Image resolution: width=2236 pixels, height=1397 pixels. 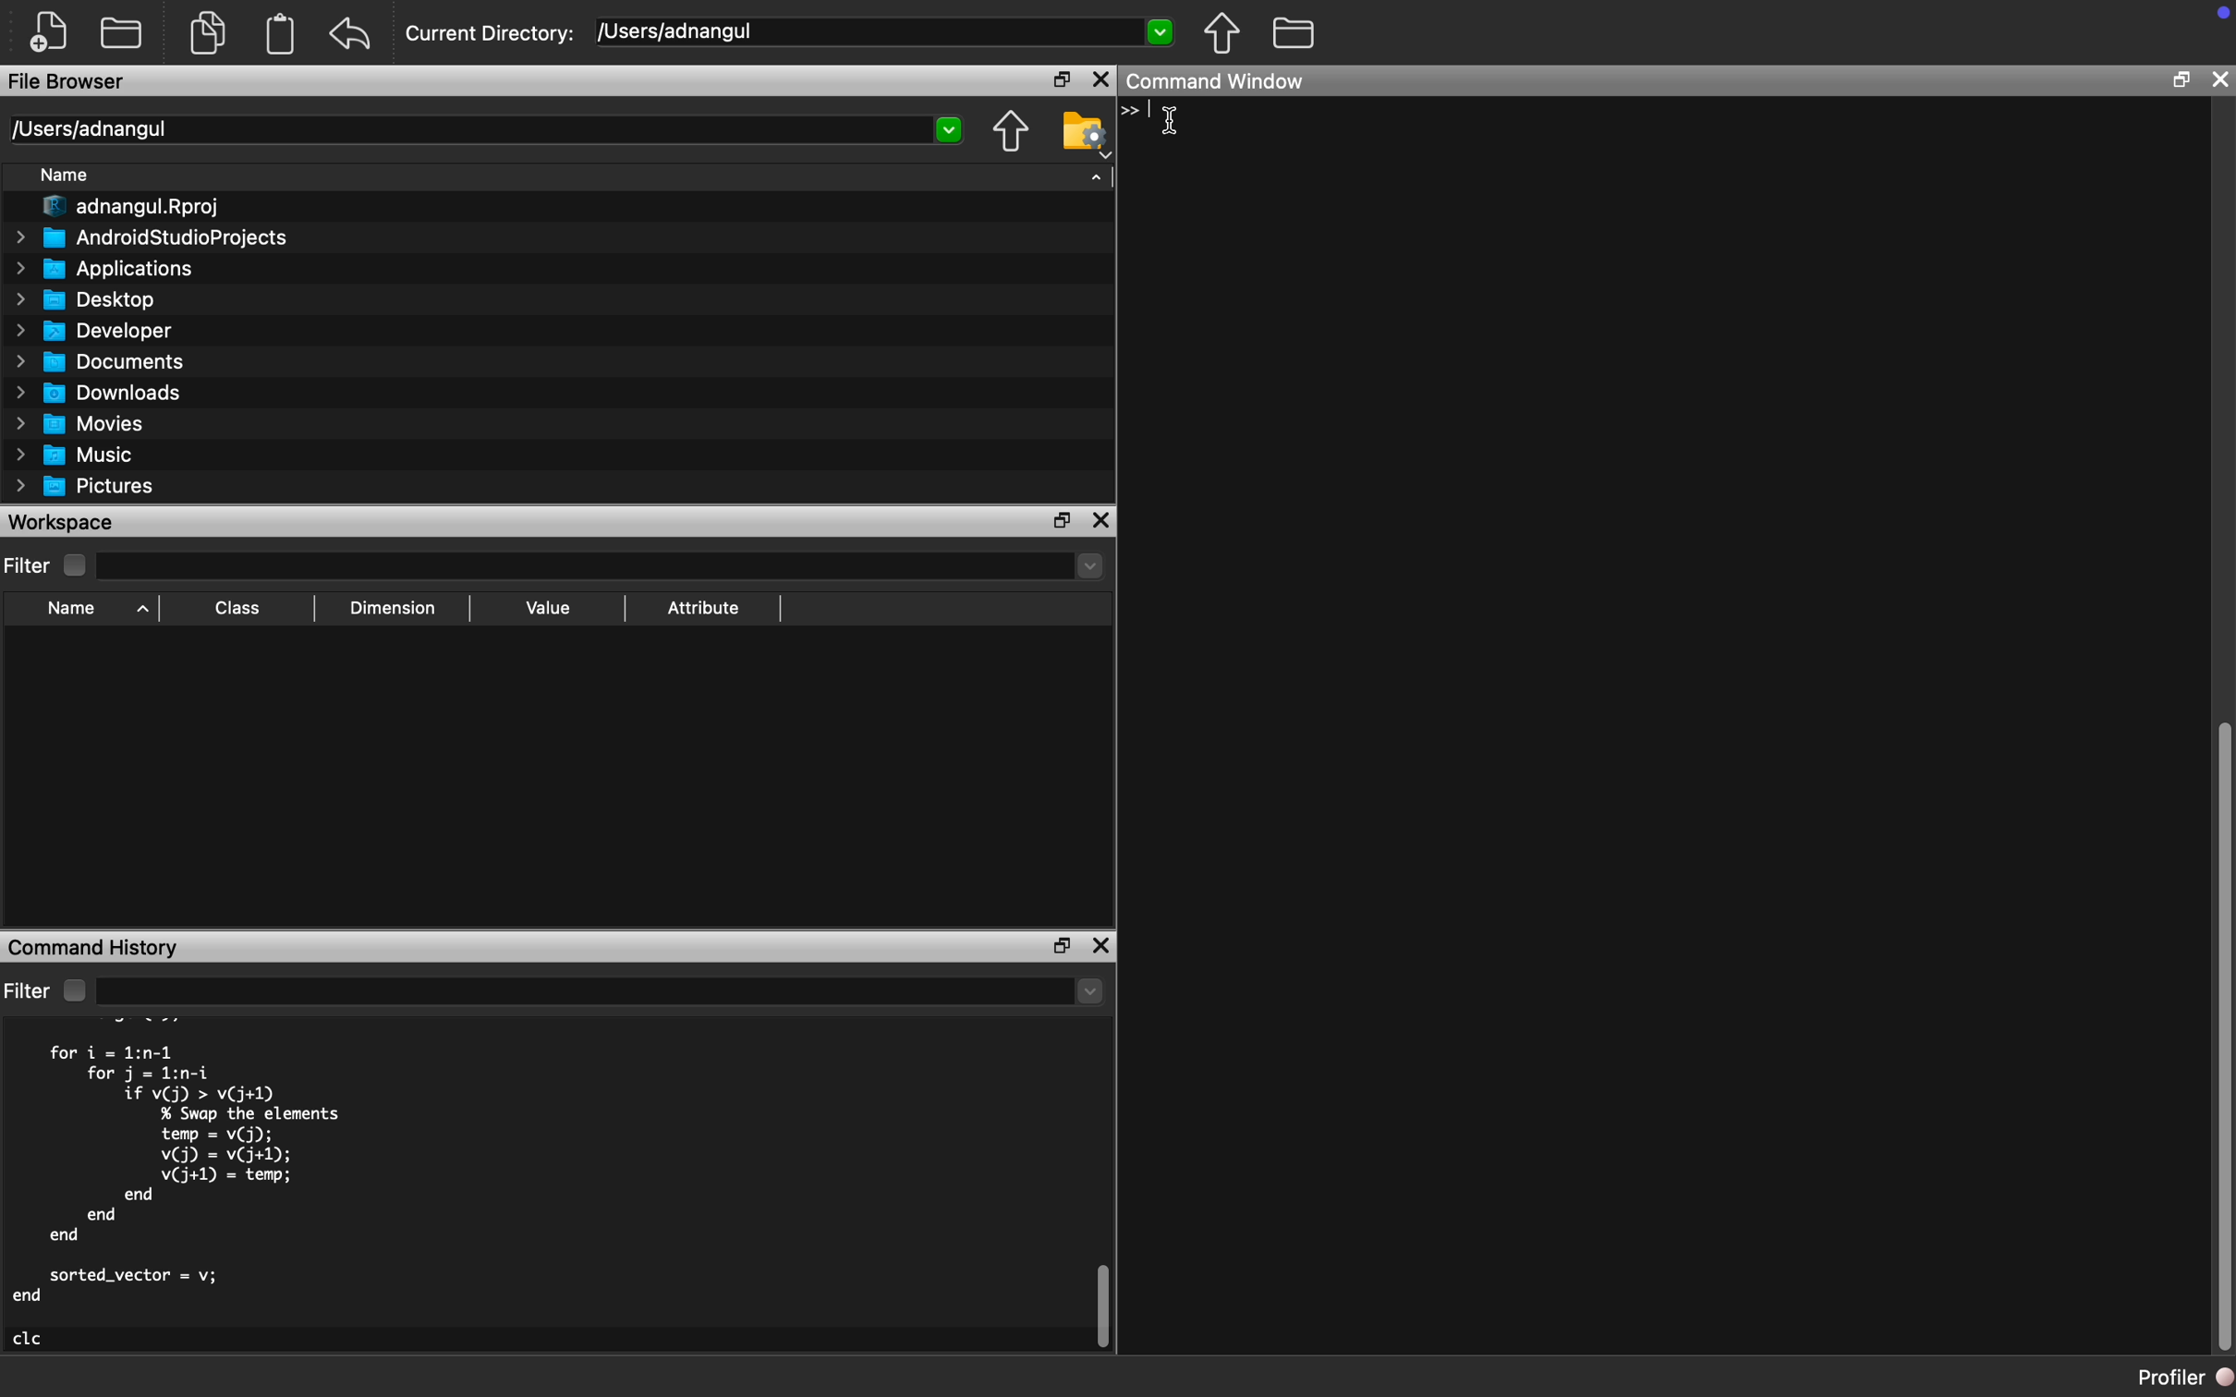 What do you see at coordinates (74, 990) in the screenshot?
I see `Checkbox` at bounding box center [74, 990].